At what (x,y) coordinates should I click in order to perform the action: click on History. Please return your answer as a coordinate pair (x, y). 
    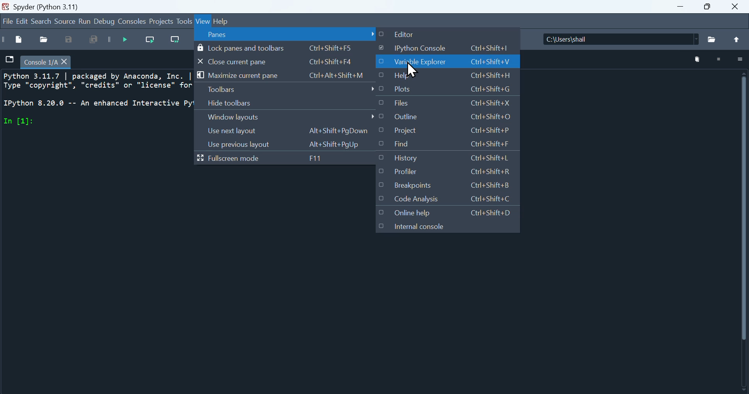
    Looking at the image, I should click on (447, 157).